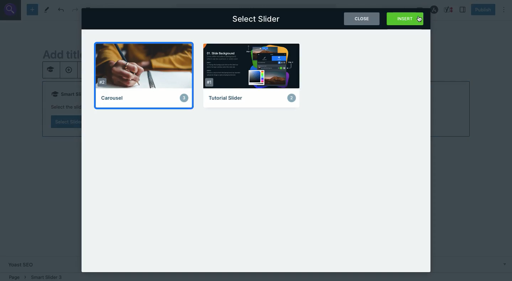 Image resolution: width=512 pixels, height=281 pixels. Describe the element at coordinates (483, 10) in the screenshot. I see `Publish` at that location.